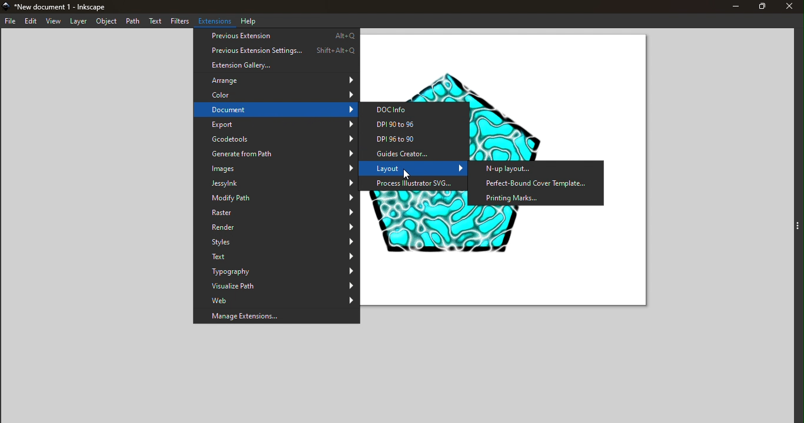 This screenshot has width=804, height=423. What do you see at coordinates (31, 22) in the screenshot?
I see `Edit` at bounding box center [31, 22].